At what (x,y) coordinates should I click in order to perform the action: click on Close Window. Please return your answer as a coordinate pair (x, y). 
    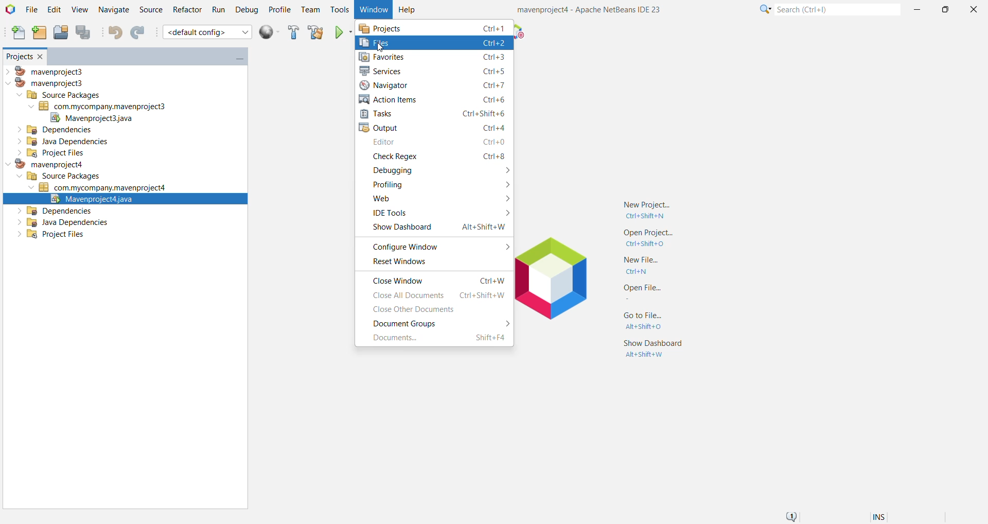
    Looking at the image, I should click on (41, 56).